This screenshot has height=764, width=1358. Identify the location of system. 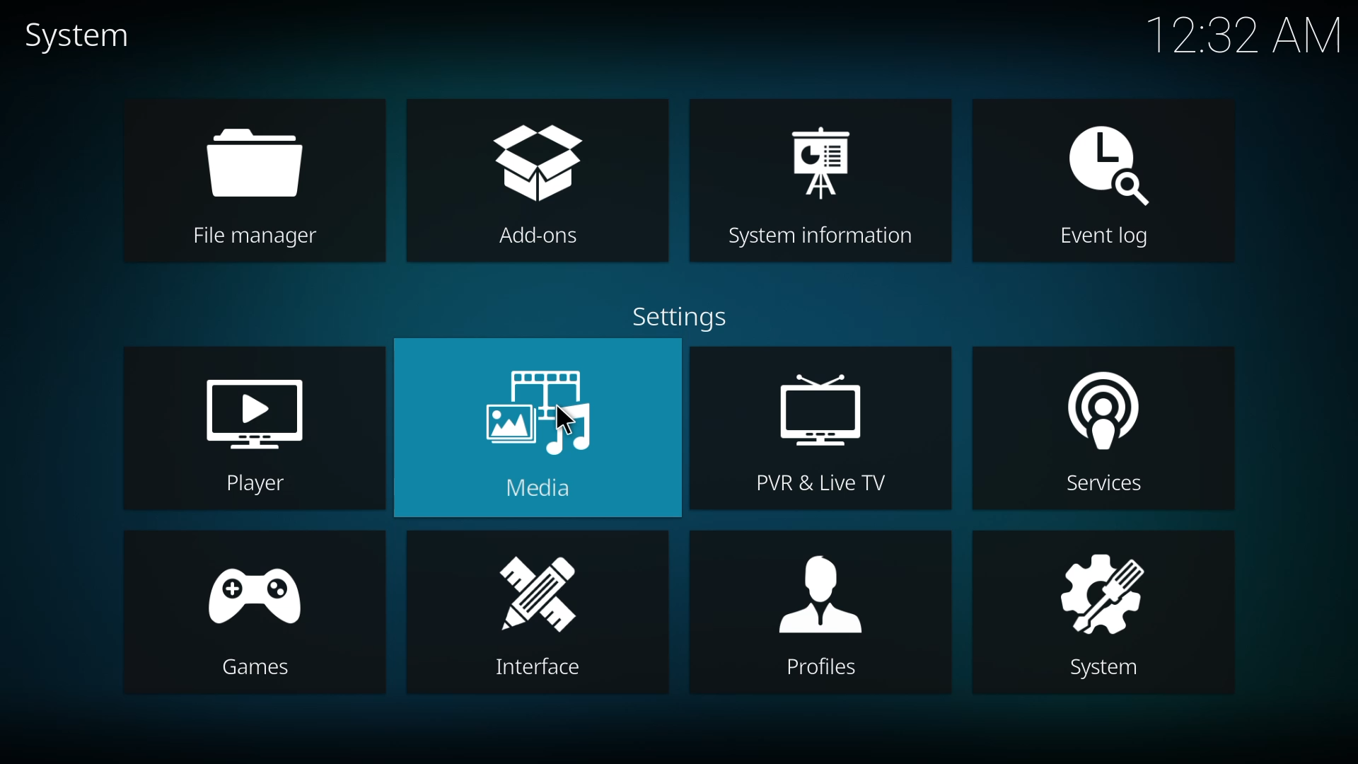
(1104, 613).